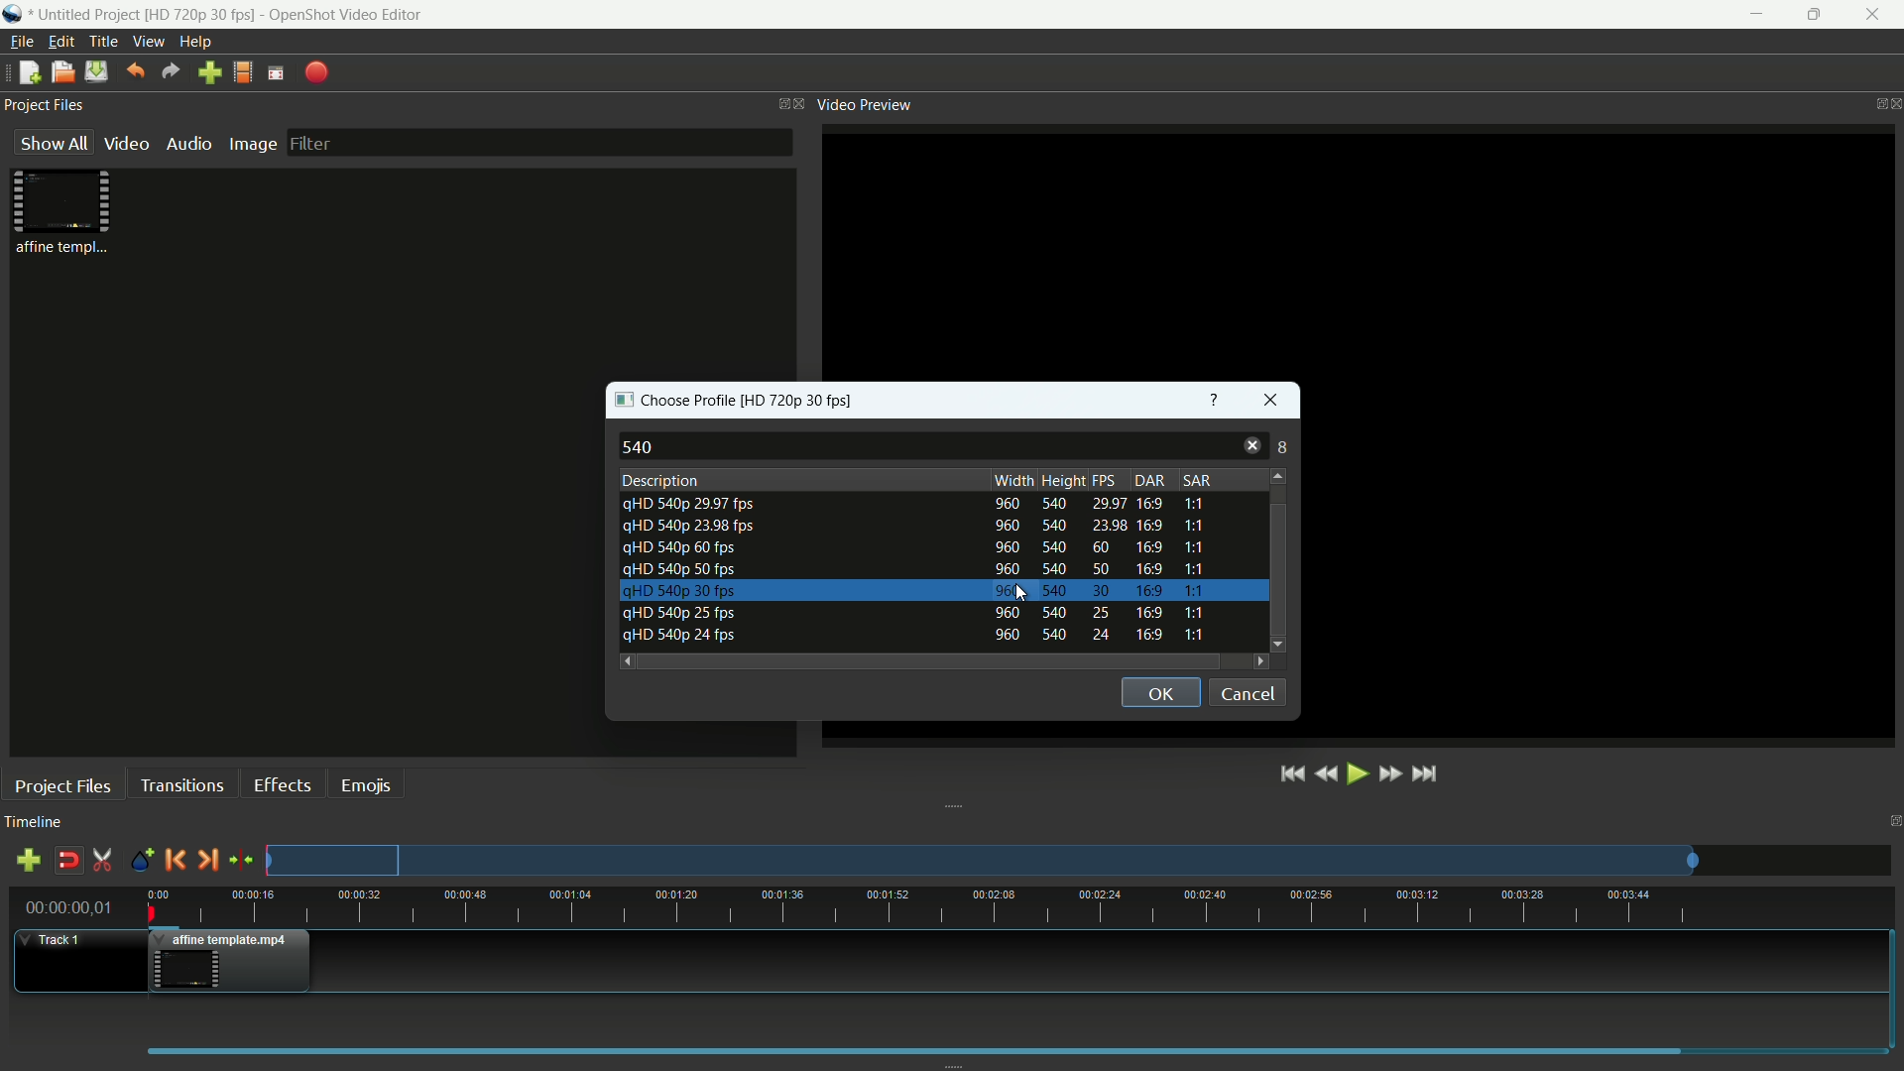 The width and height of the screenshot is (1904, 1071). Describe the element at coordinates (1146, 479) in the screenshot. I see `dar` at that location.